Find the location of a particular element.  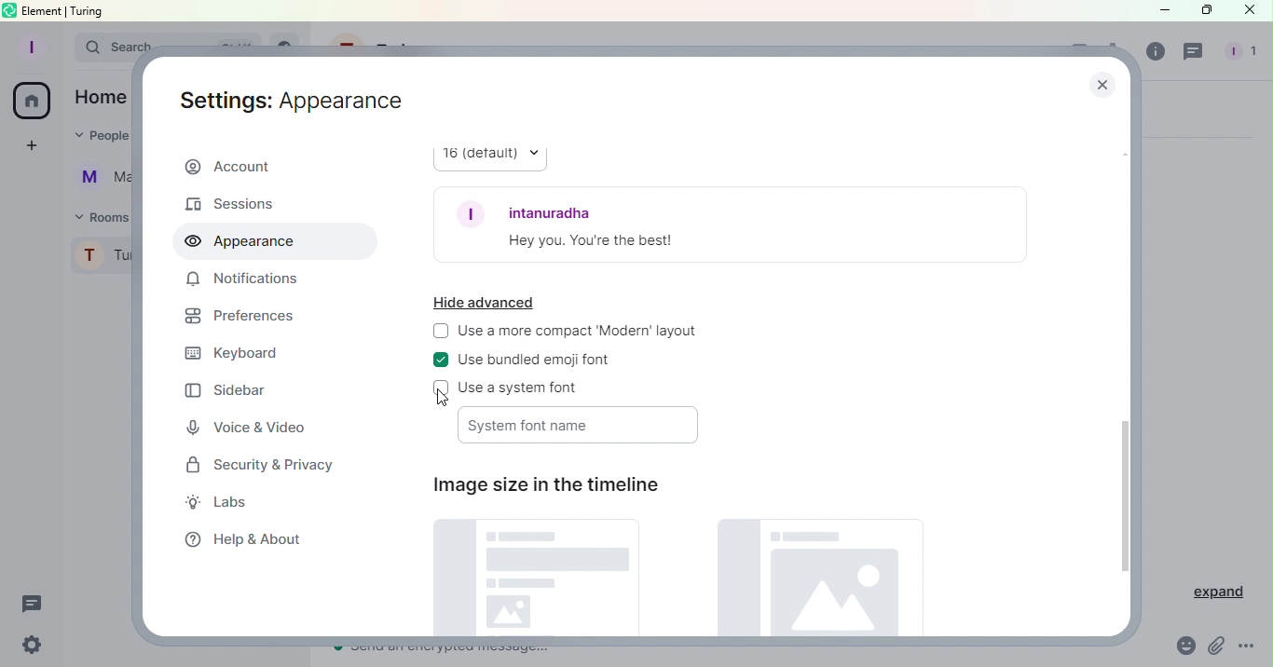

Font example is located at coordinates (732, 222).